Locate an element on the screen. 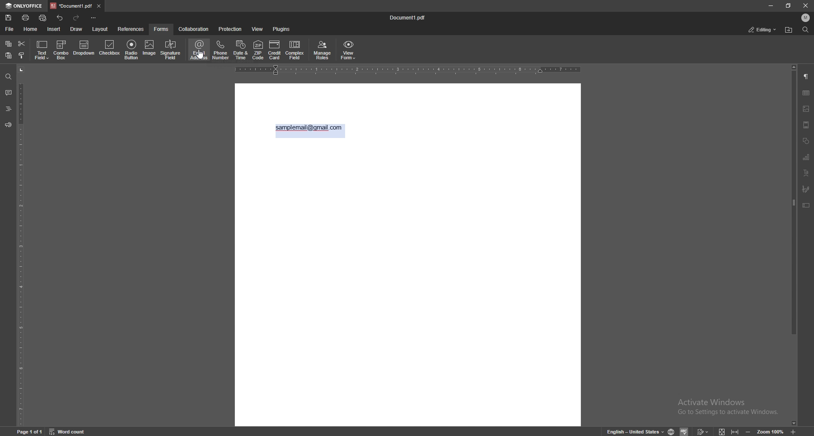 The width and height of the screenshot is (814, 436). layout is located at coordinates (100, 29).